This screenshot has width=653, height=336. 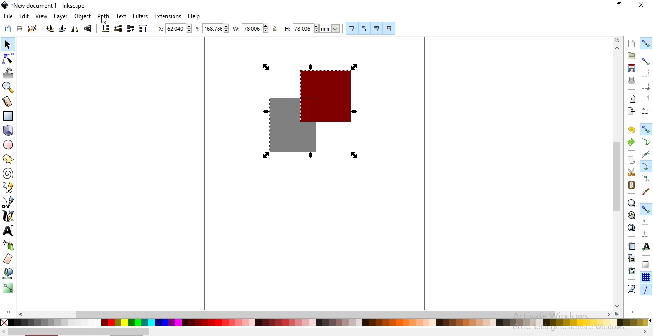 I want to click on object, so click(x=83, y=16).